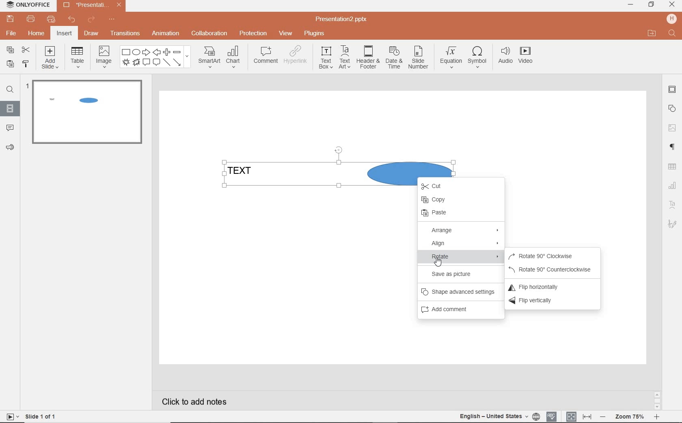 The height and width of the screenshot is (423, 682). What do you see at coordinates (462, 257) in the screenshot?
I see `ROTATE` at bounding box center [462, 257].